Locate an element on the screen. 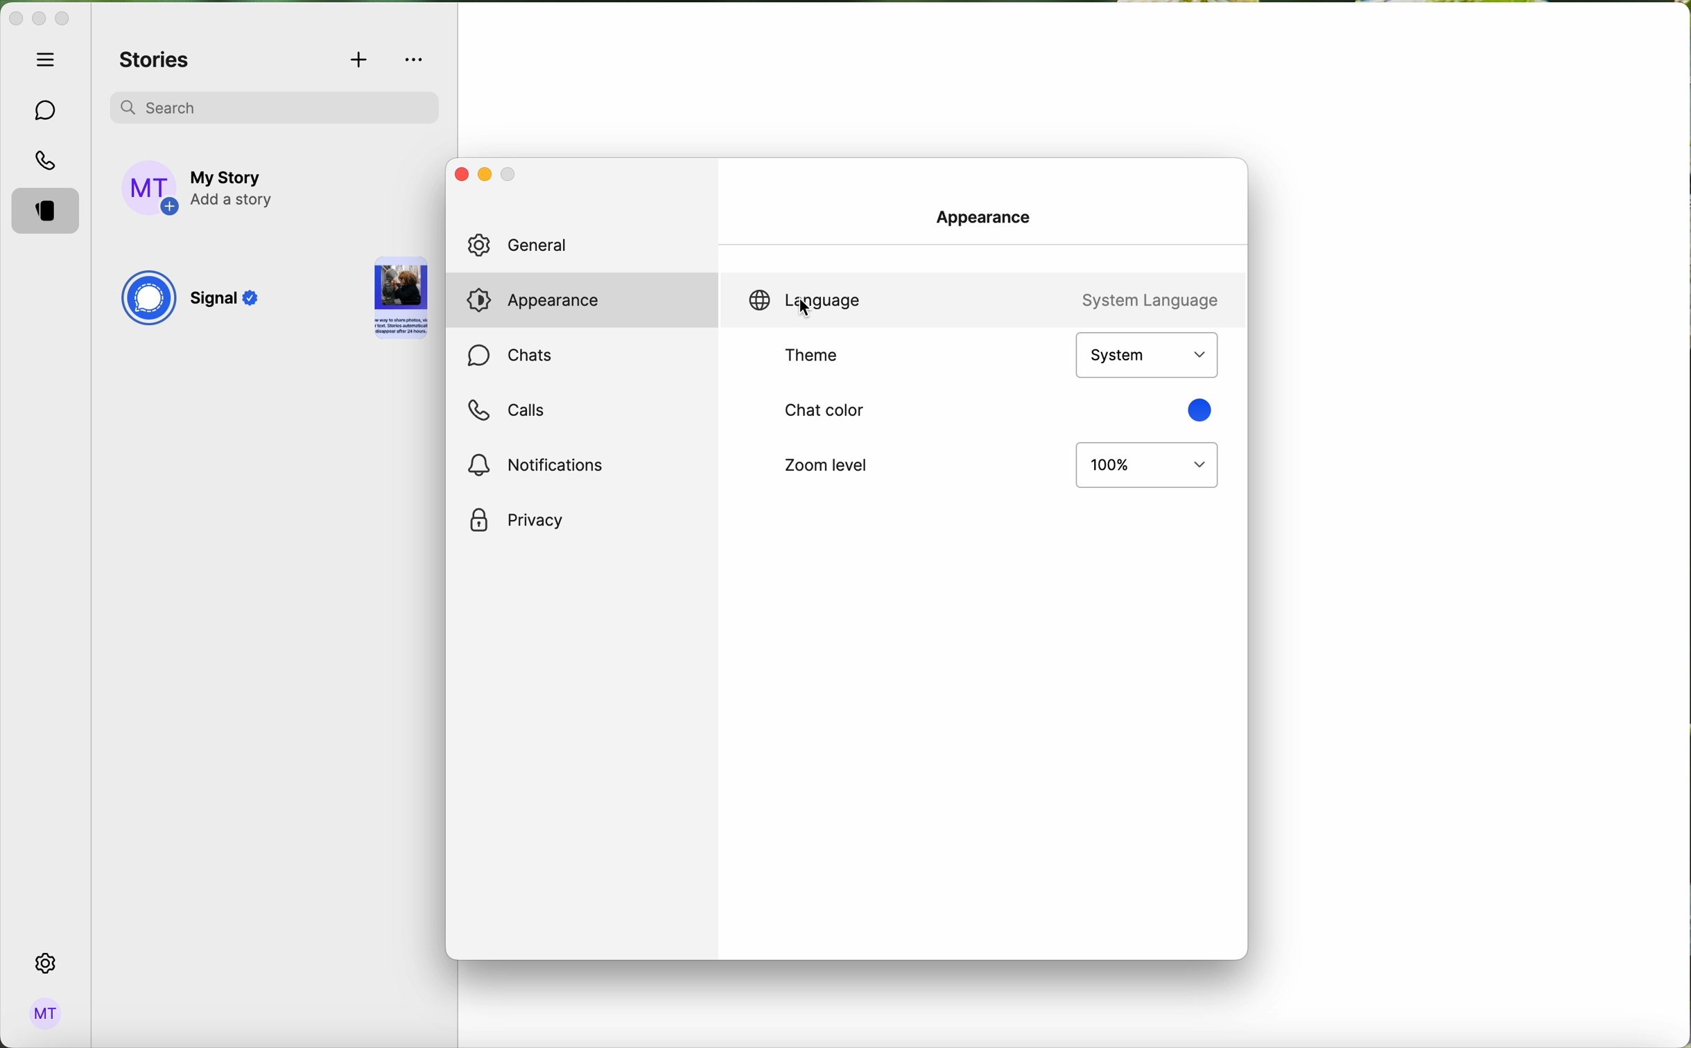  add story is located at coordinates (234, 189).